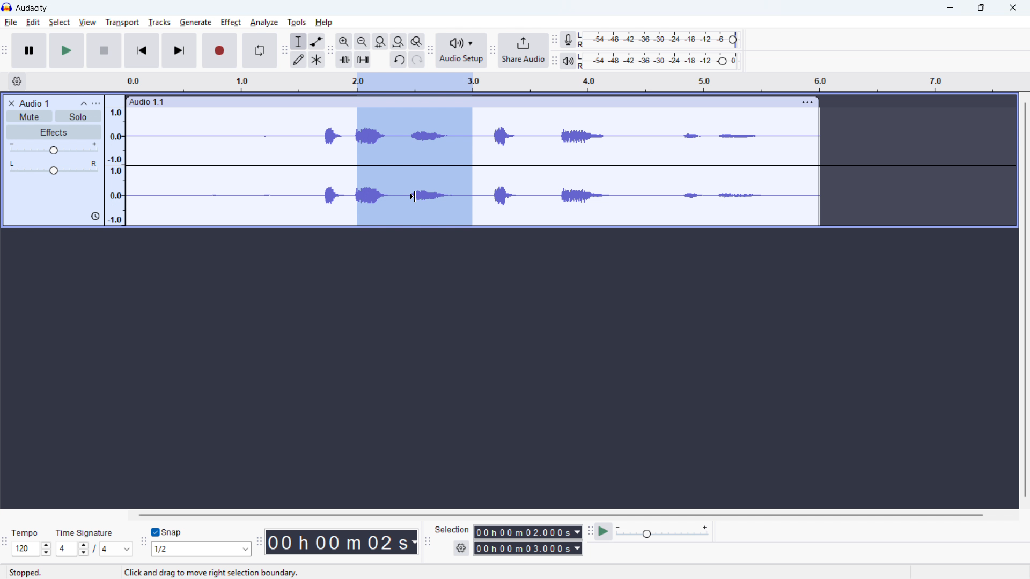 The height and width of the screenshot is (579, 1030). I want to click on Fit project to width, so click(398, 41).